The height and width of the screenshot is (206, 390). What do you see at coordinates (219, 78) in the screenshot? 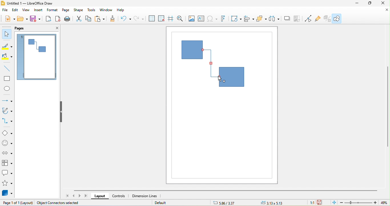
I see `cursor structure changed` at bounding box center [219, 78].